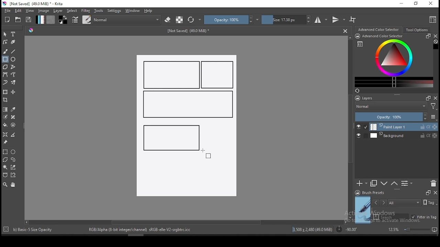 This screenshot has width=440, height=247. I want to click on scroll bar, so click(351, 127).